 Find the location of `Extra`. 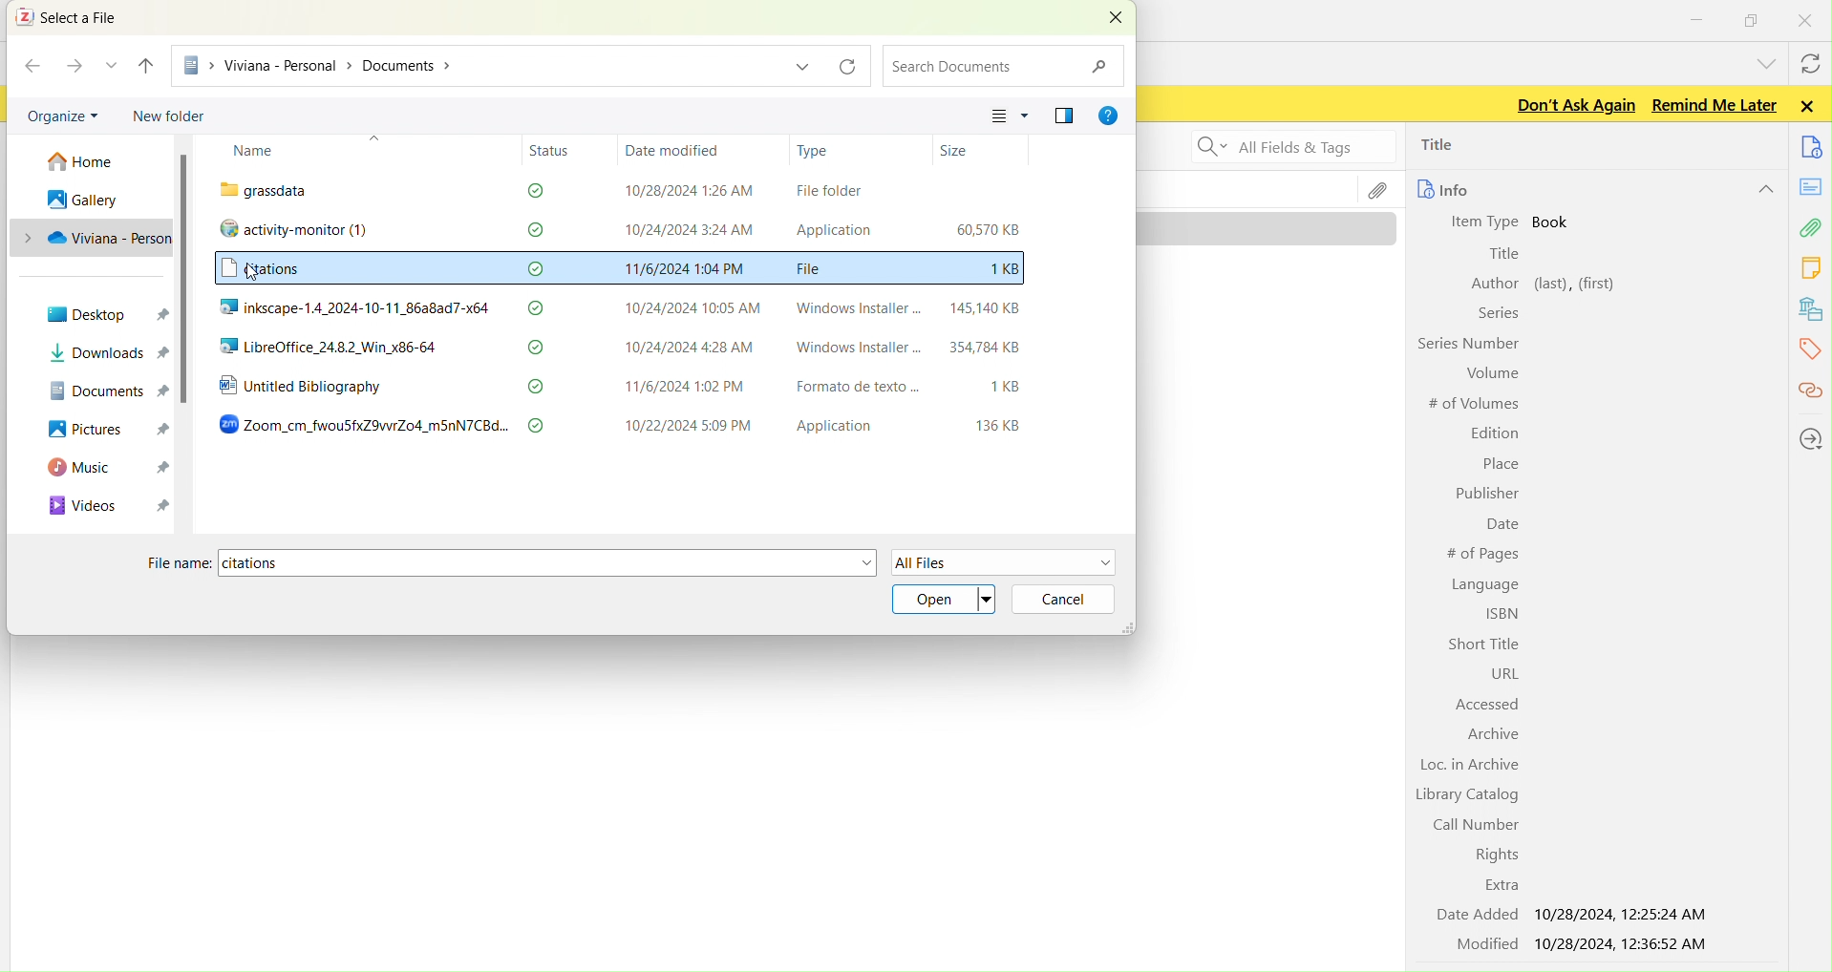

Extra is located at coordinates (1495, 885).